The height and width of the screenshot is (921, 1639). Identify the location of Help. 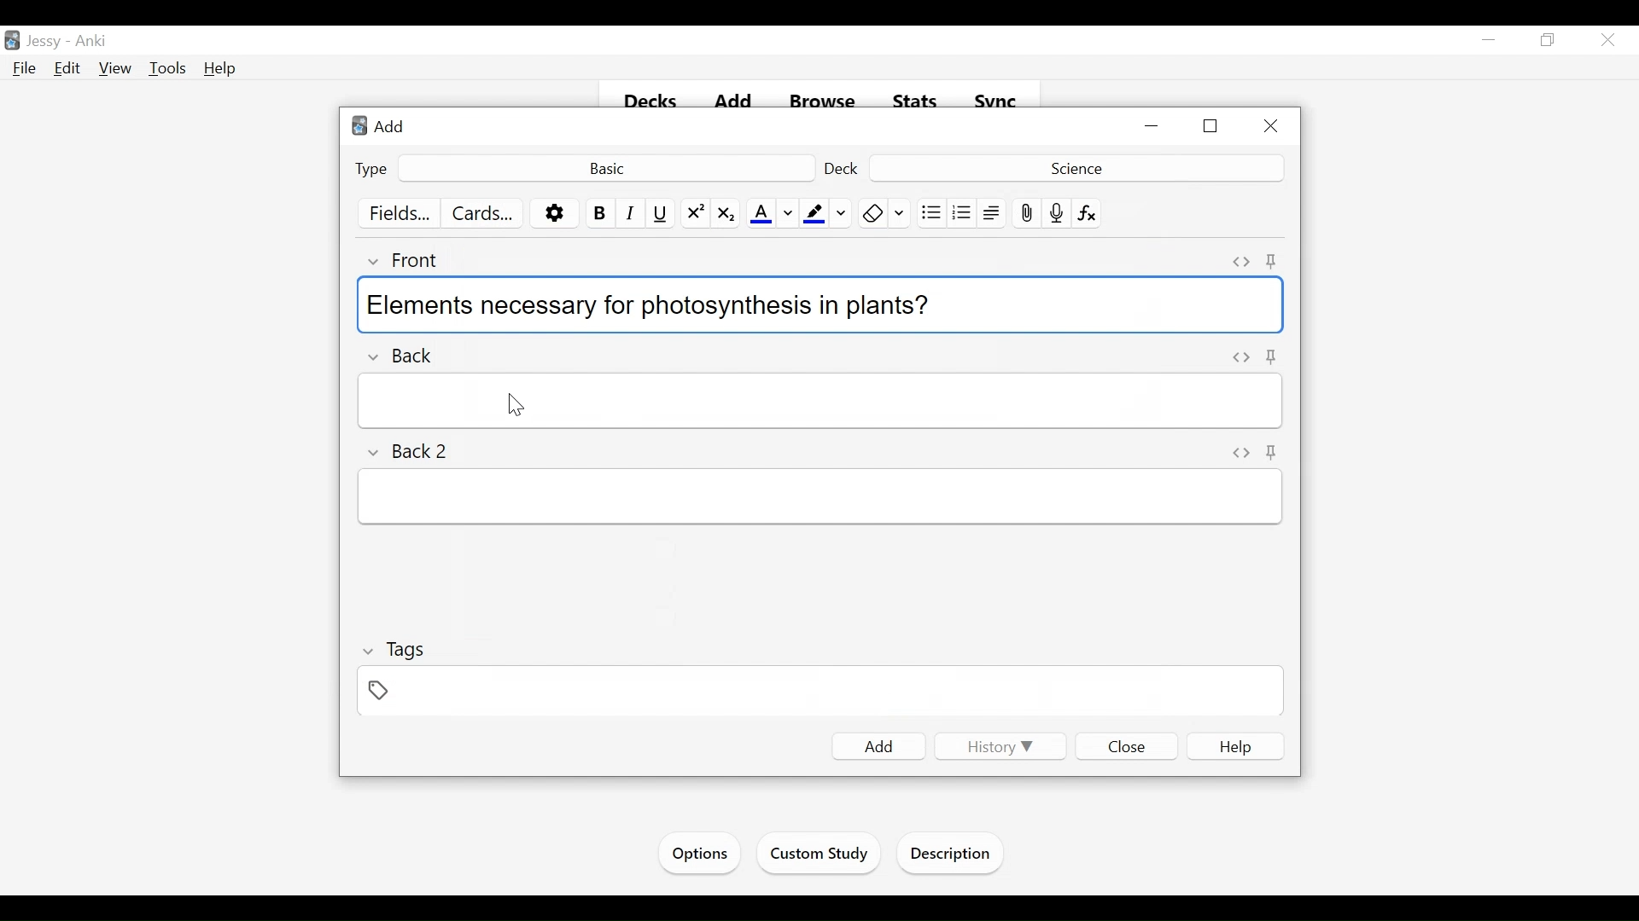
(1236, 747).